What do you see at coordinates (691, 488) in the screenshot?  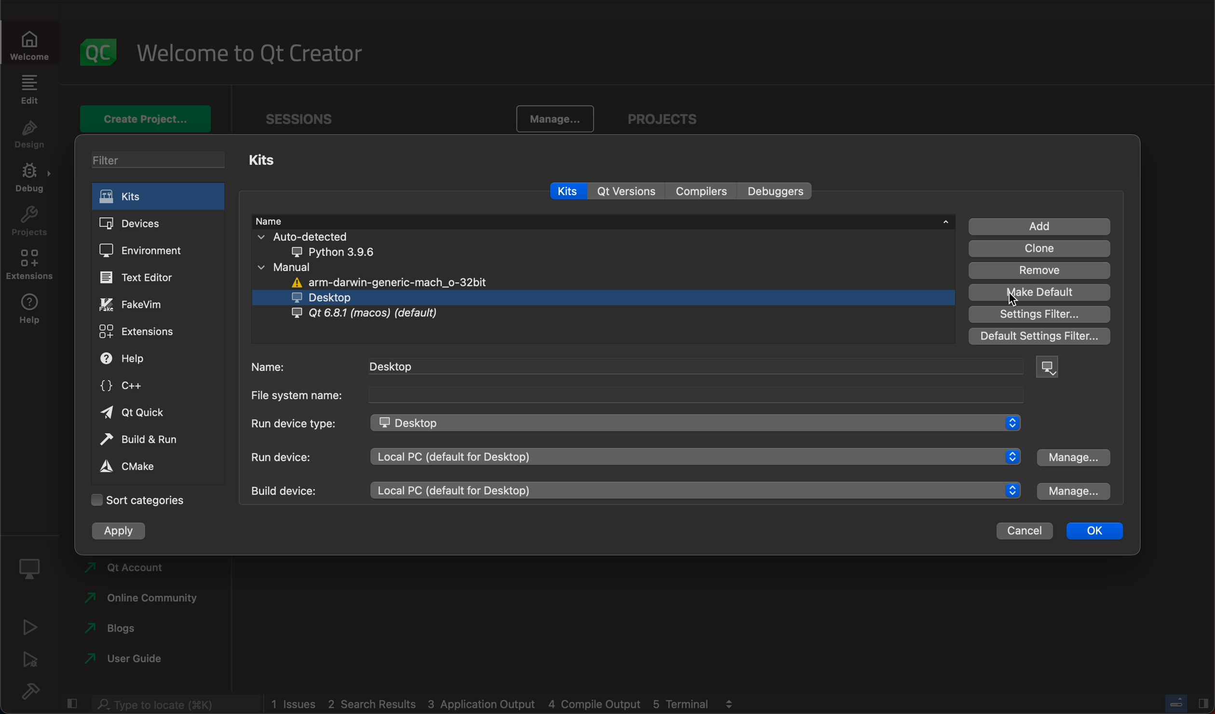 I see `local PC (default for desktop)` at bounding box center [691, 488].